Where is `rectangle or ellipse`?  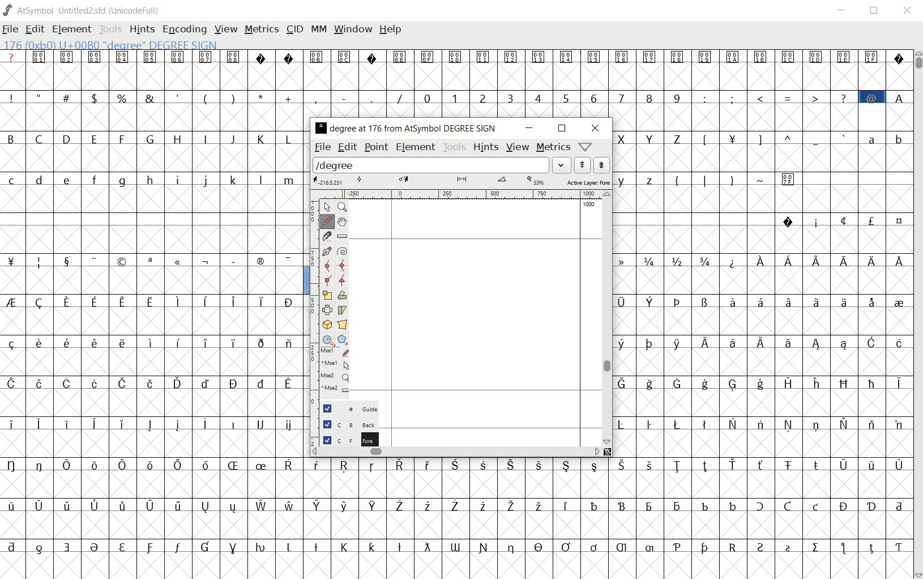 rectangle or ellipse is located at coordinates (327, 339).